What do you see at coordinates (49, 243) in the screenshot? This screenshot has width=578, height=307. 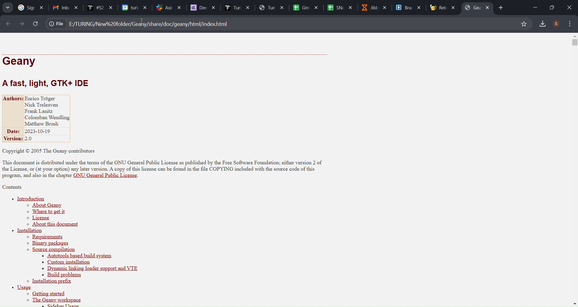 I see `binary packages` at bounding box center [49, 243].